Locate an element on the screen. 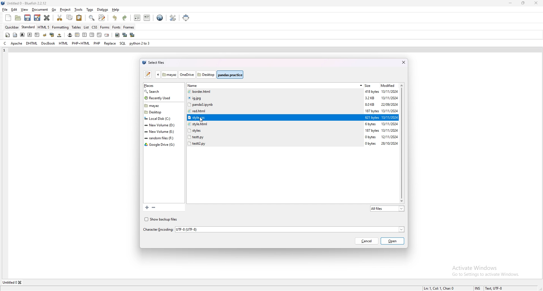  apache is located at coordinates (17, 43).